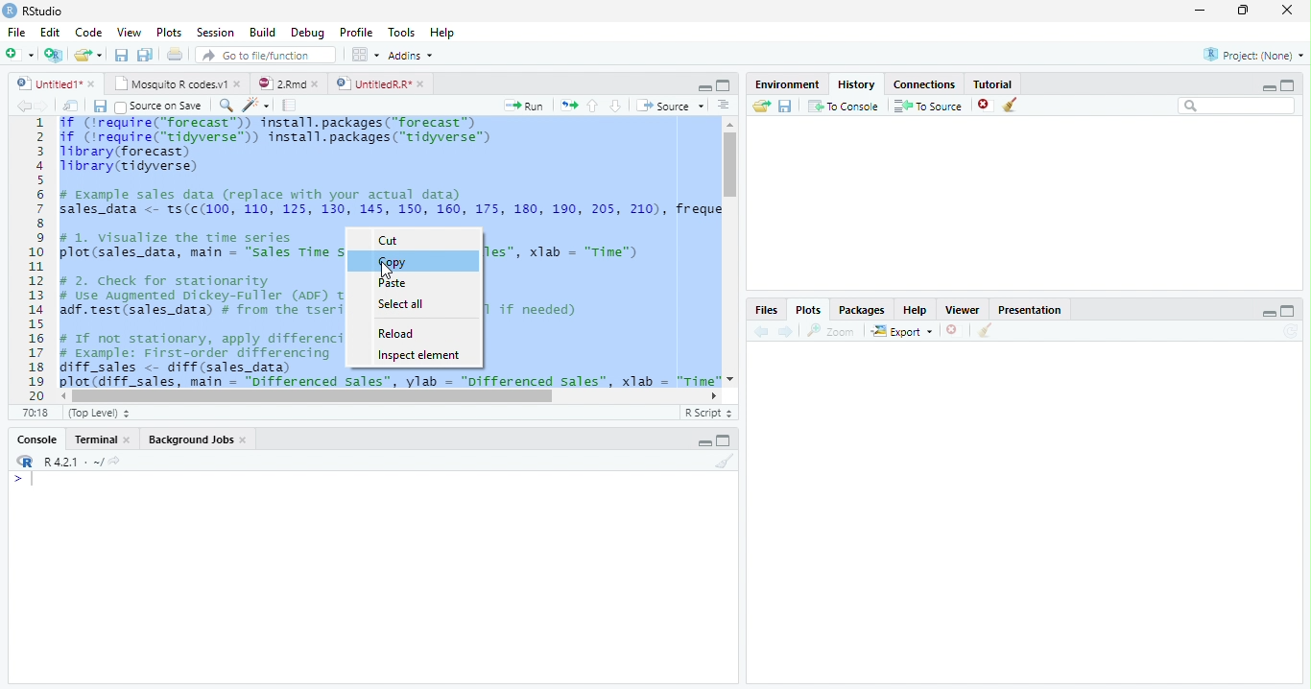  Describe the element at coordinates (671, 106) in the screenshot. I see `Source` at that location.